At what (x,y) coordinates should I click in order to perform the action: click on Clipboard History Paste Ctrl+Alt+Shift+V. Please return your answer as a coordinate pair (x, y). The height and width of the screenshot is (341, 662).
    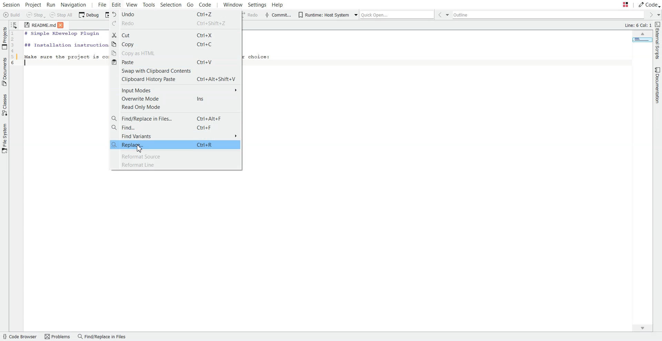
    Looking at the image, I should click on (175, 79).